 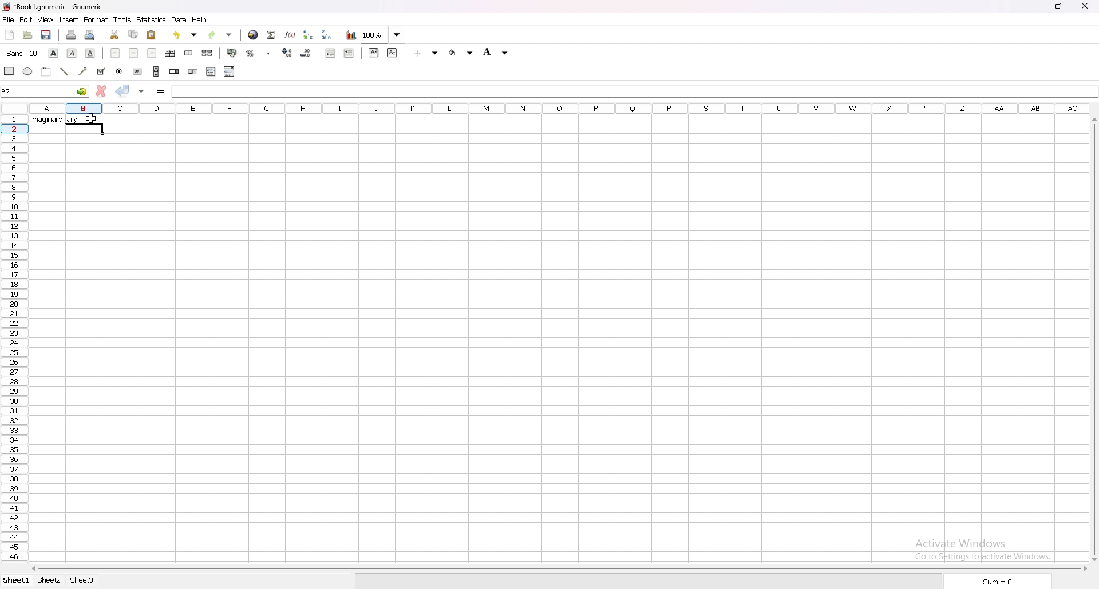 I want to click on paste, so click(x=152, y=35).